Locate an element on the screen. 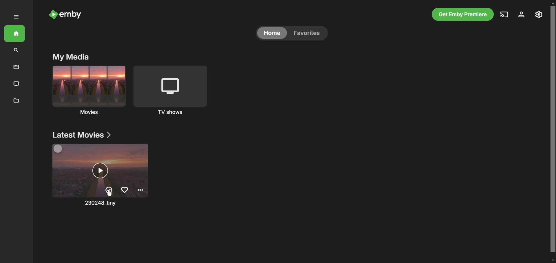 This screenshot has width=556, height=263. TV shows is located at coordinates (17, 84).